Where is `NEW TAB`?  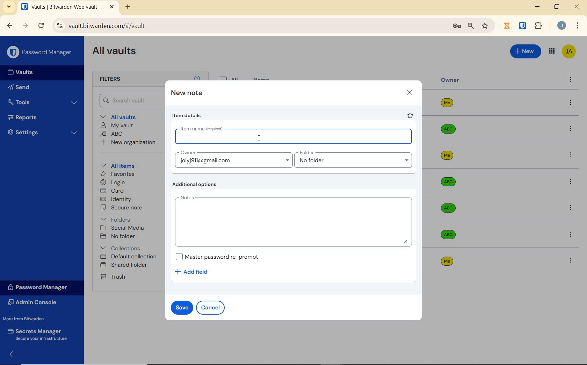 NEW TAB is located at coordinates (129, 7).